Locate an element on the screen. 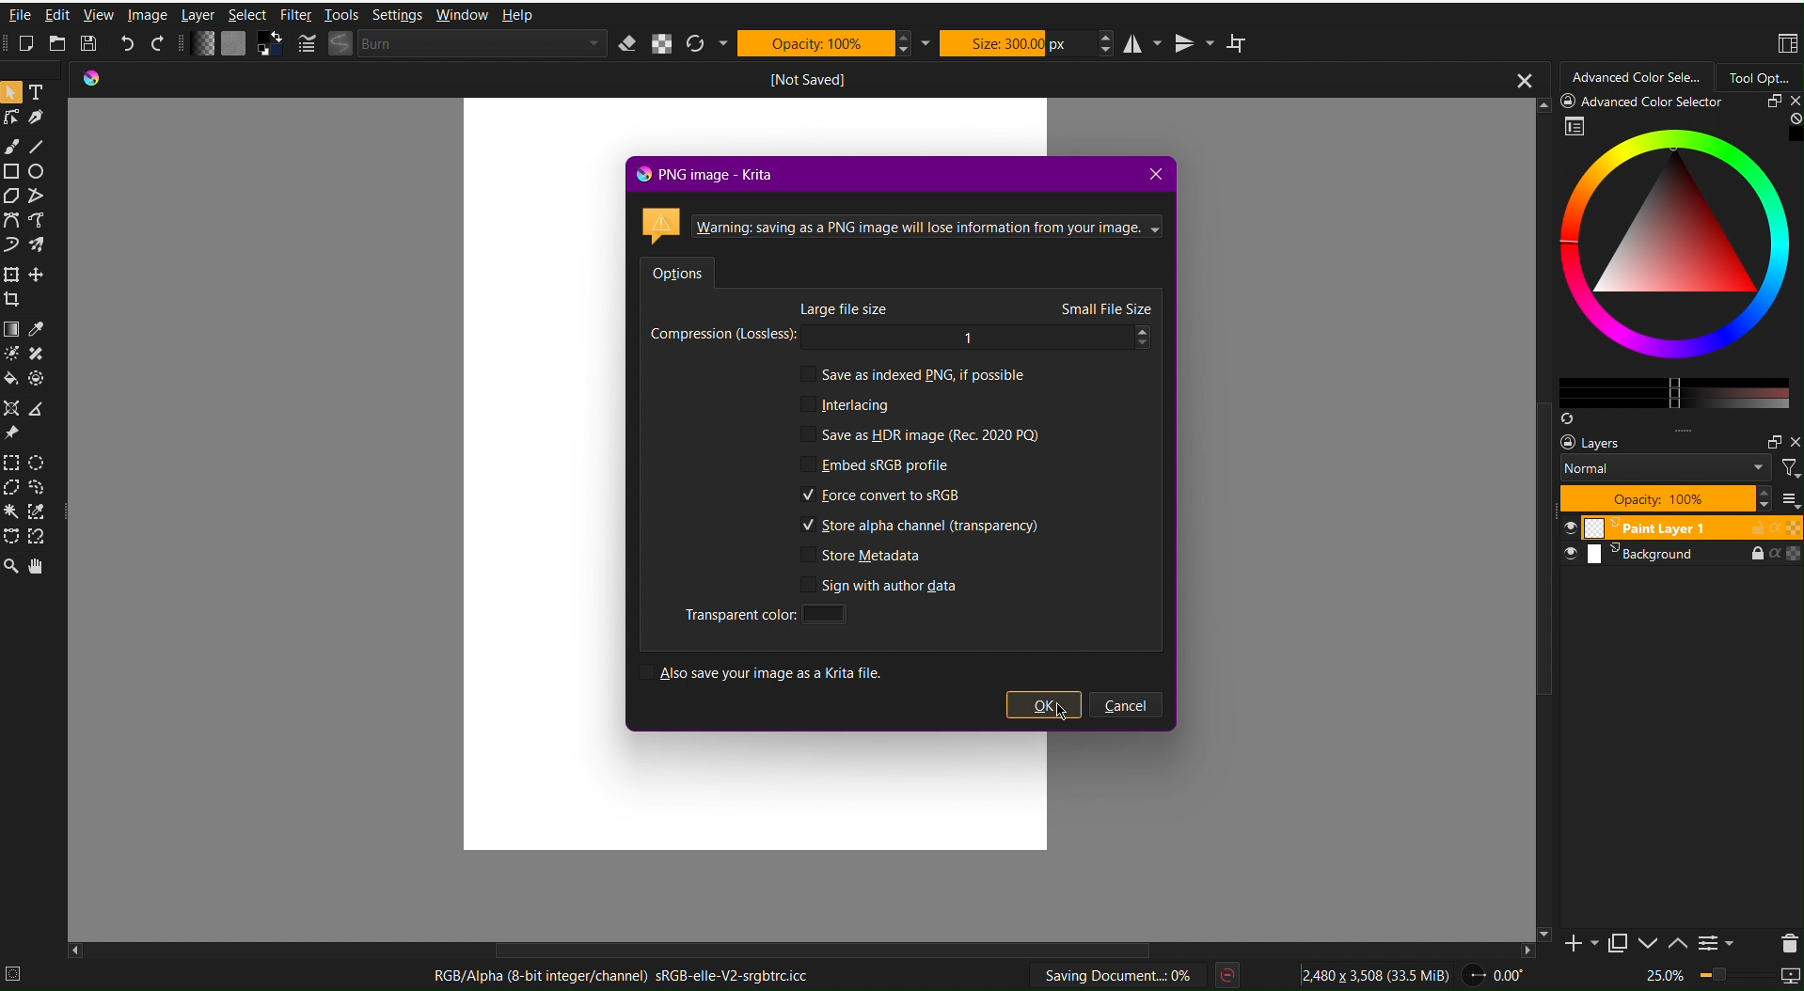 The height and width of the screenshot is (991, 1804). Tools is located at coordinates (342, 14).